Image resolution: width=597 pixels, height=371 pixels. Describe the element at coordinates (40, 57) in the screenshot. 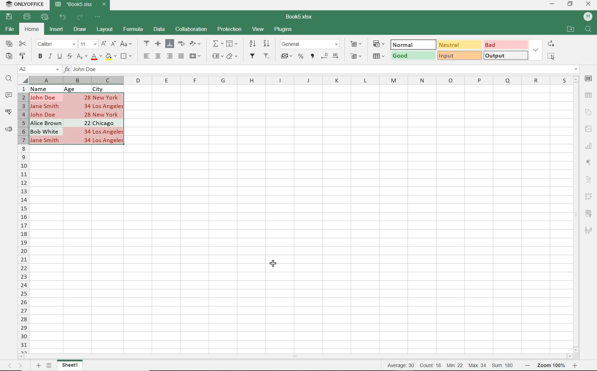

I see `BOLD` at that location.